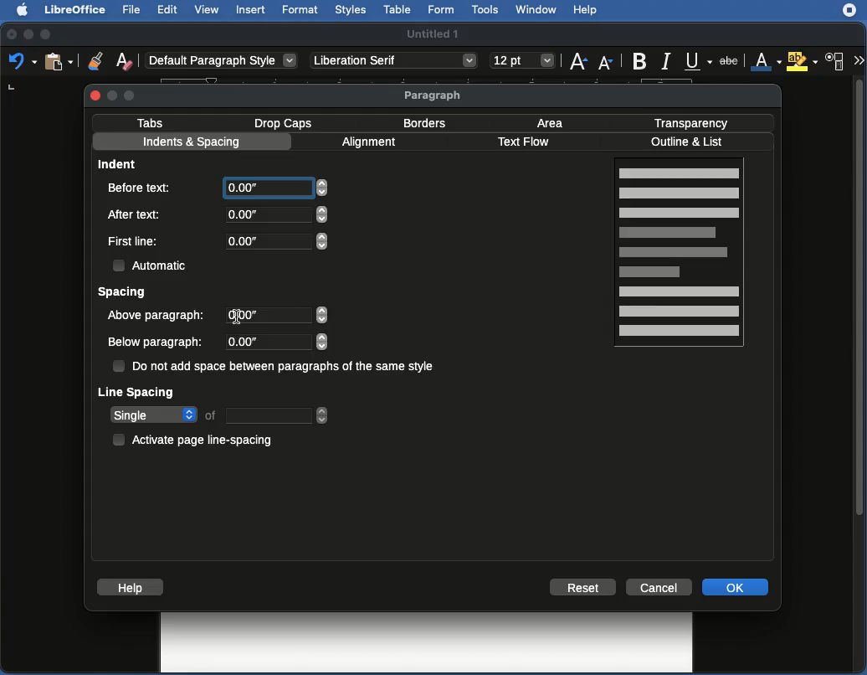 The width and height of the screenshot is (867, 675). What do you see at coordinates (803, 61) in the screenshot?
I see `Highlighting` at bounding box center [803, 61].